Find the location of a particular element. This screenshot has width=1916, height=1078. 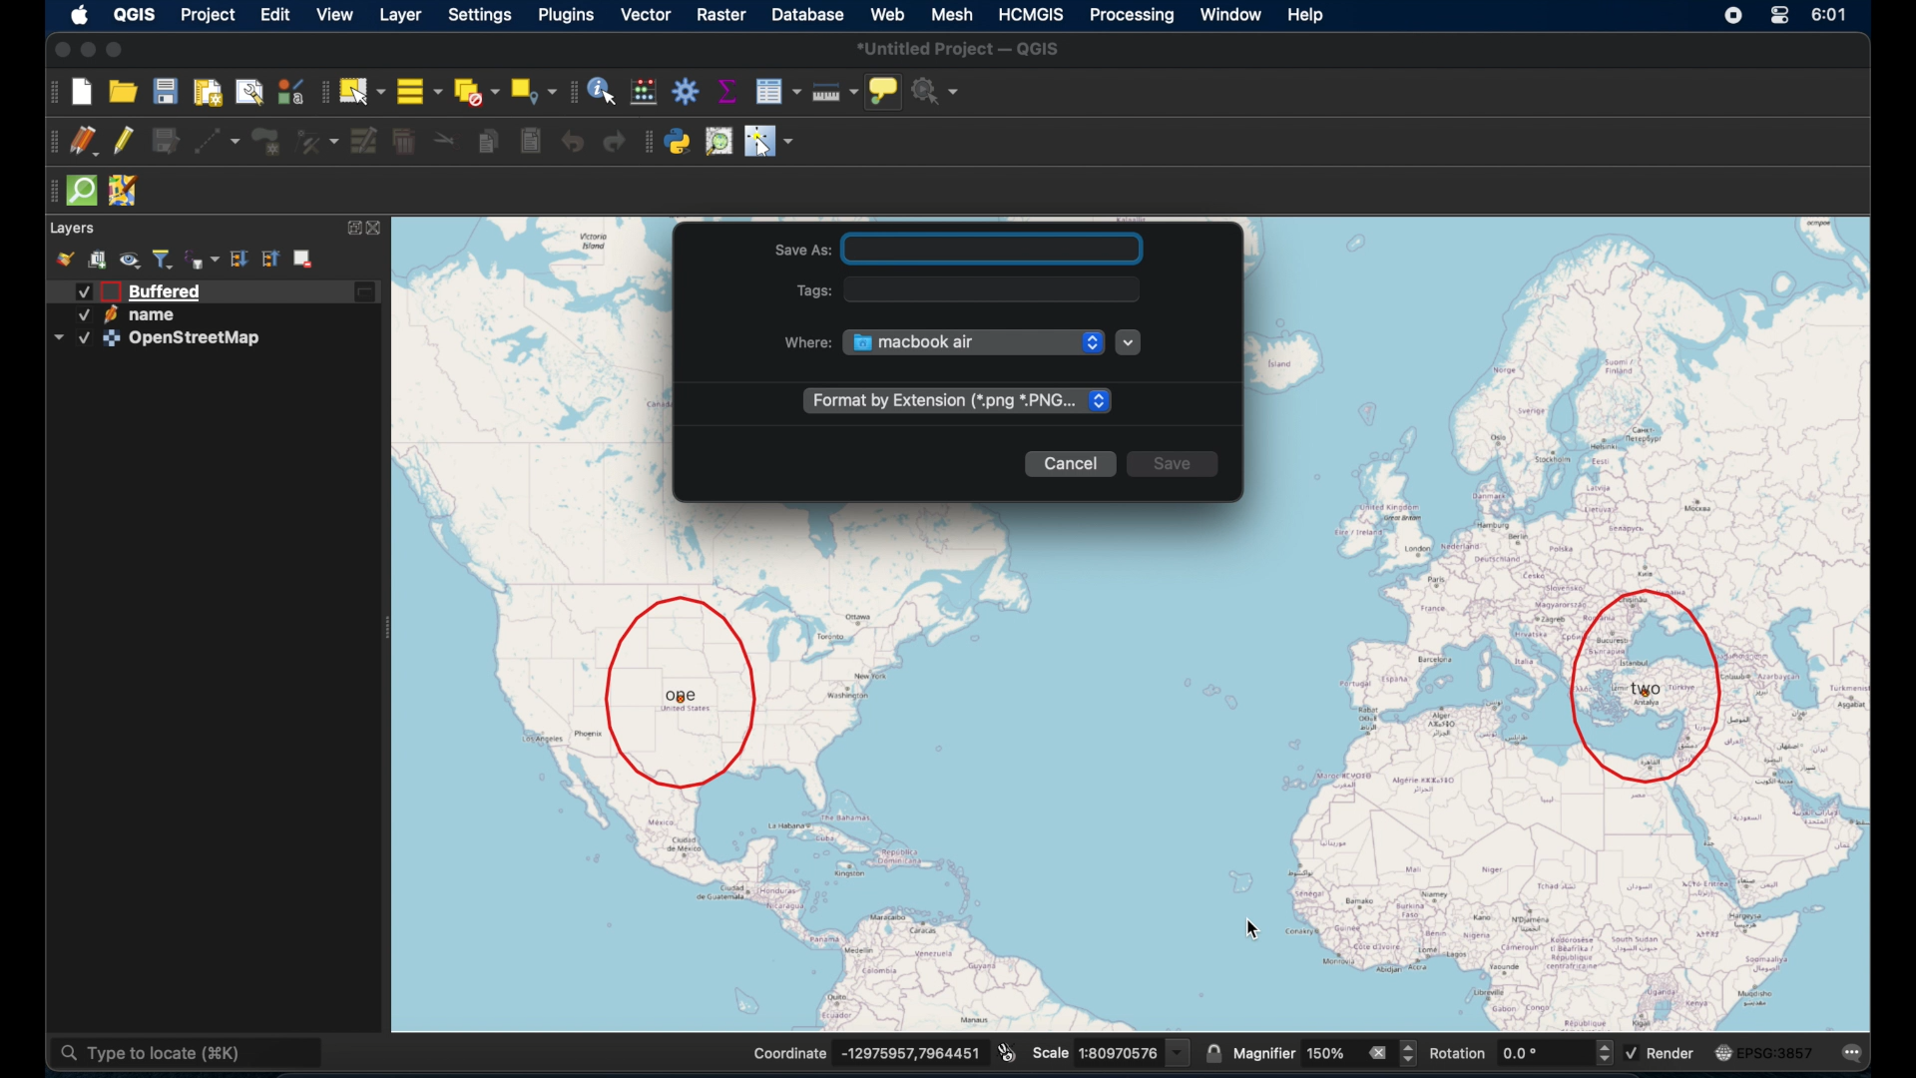

remove layer/group is located at coordinates (308, 260).